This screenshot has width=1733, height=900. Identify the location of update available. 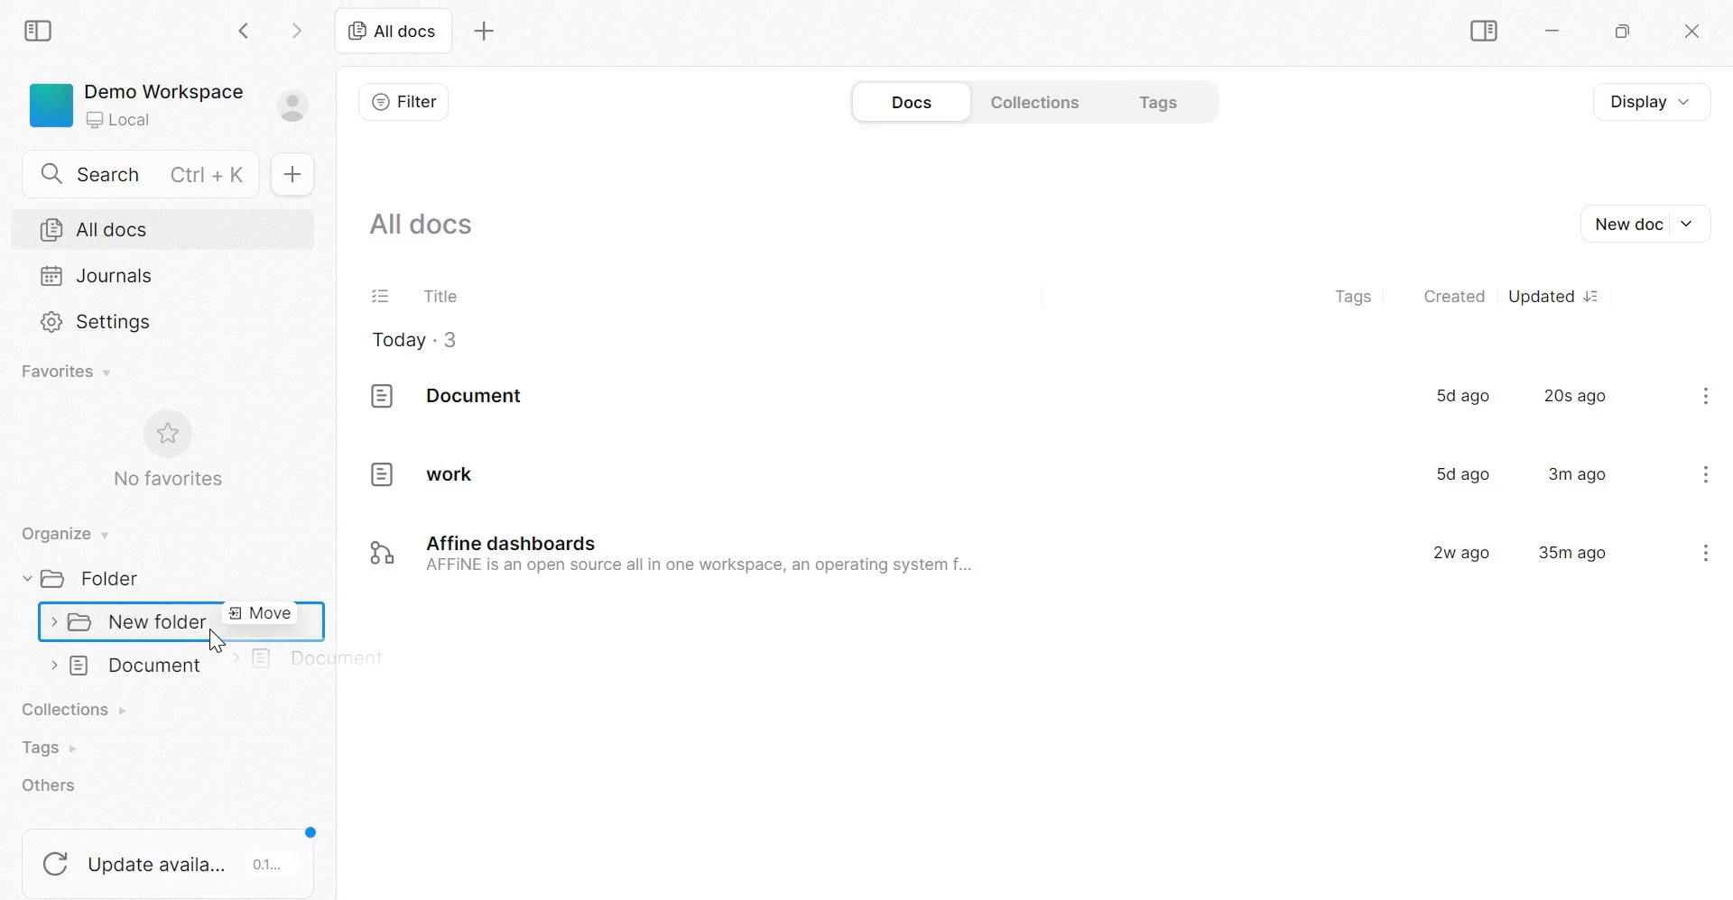
(169, 858).